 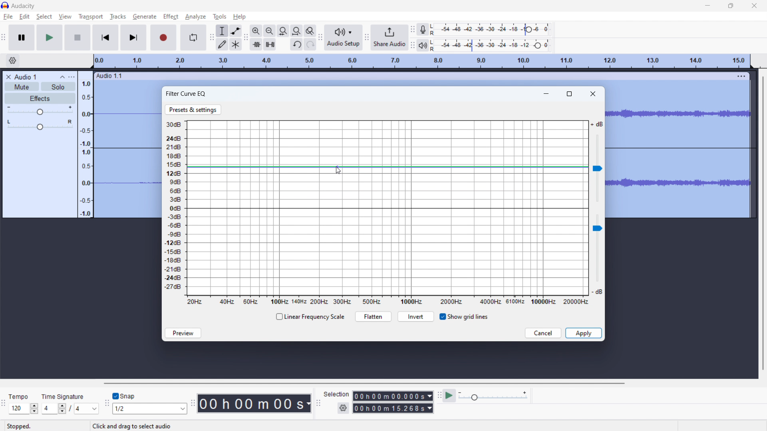 I want to click on stop, so click(x=78, y=38).